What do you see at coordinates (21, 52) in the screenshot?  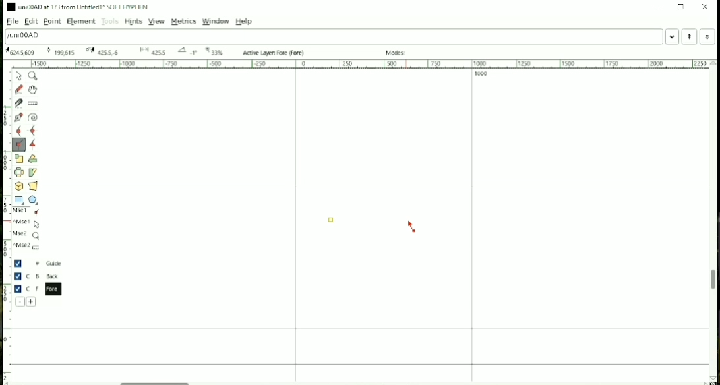 I see `173 Oxad U+00AD "uni00AD" SOFT HYPHEN` at bounding box center [21, 52].